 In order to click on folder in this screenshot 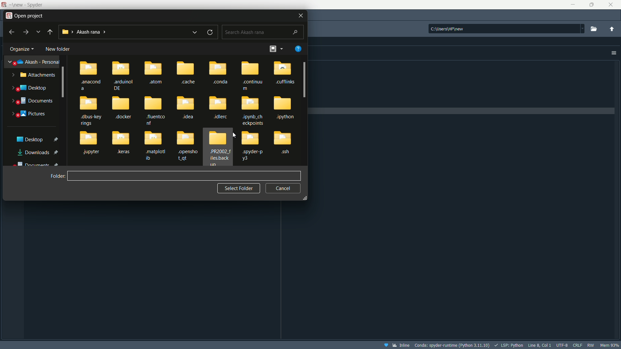, I will do `click(57, 176)`.